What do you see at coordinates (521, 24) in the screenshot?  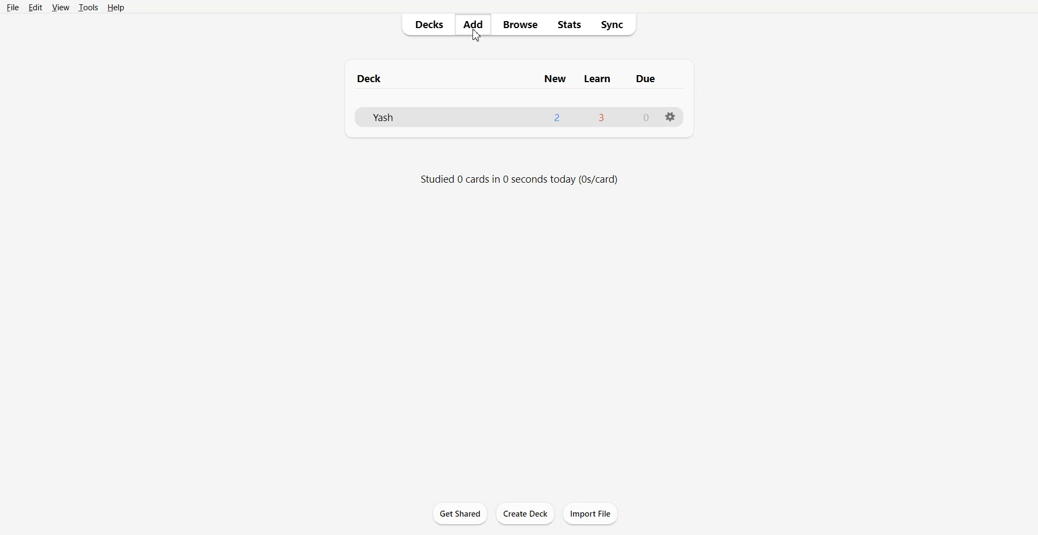 I see `Browse` at bounding box center [521, 24].